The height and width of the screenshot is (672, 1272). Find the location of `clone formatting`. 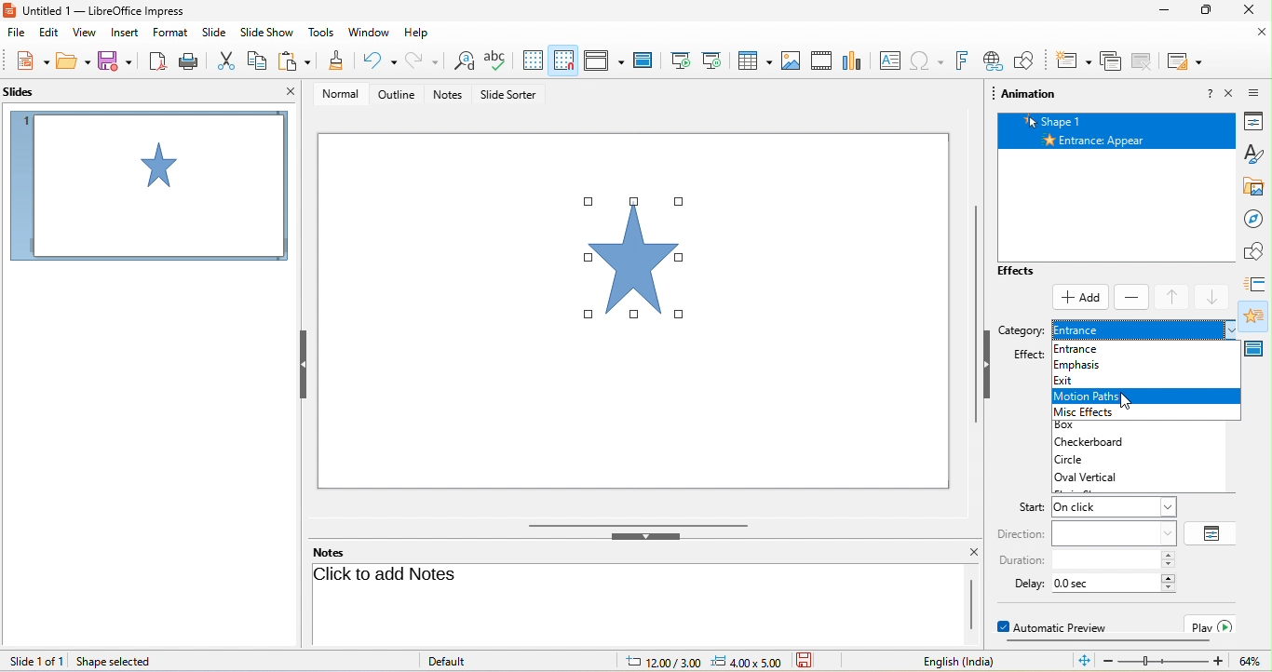

clone formatting is located at coordinates (335, 60).